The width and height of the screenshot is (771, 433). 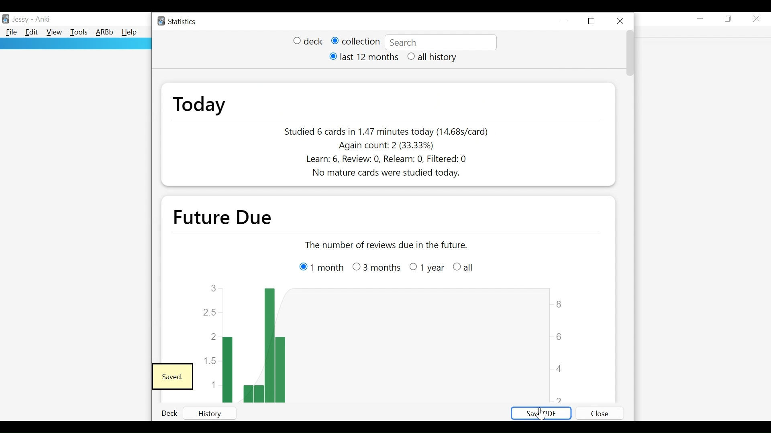 I want to click on User Nmae, so click(x=20, y=21).